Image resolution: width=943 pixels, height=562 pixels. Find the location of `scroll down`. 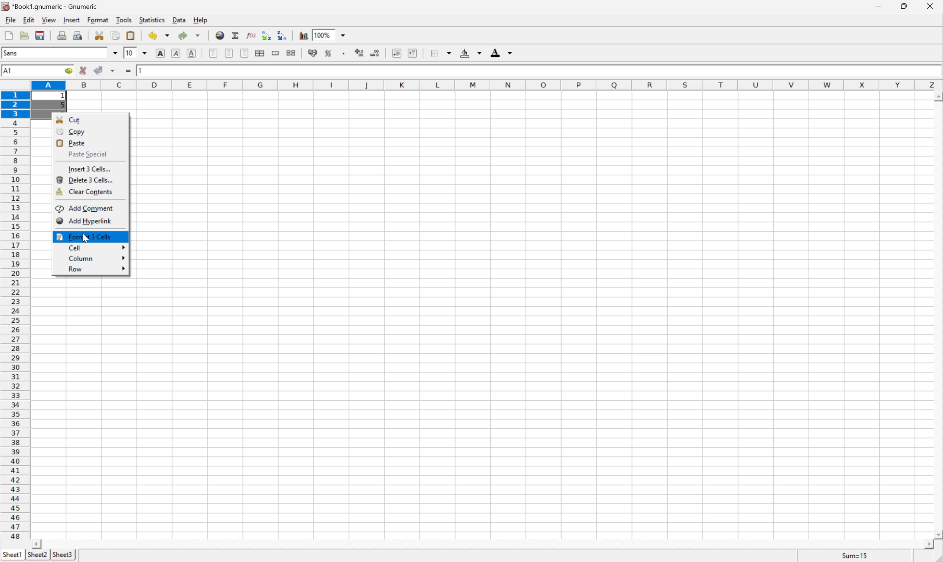

scroll down is located at coordinates (937, 534).